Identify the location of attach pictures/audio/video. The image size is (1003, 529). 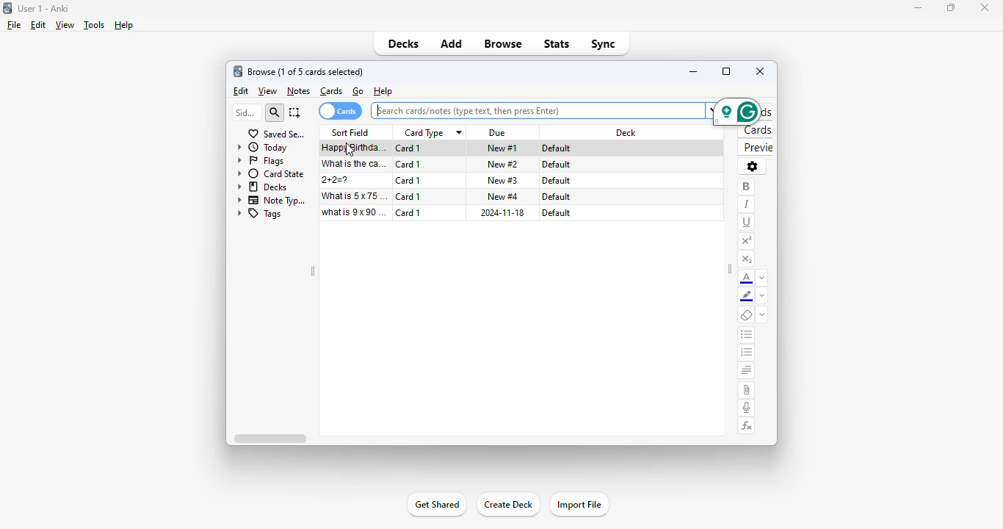
(747, 389).